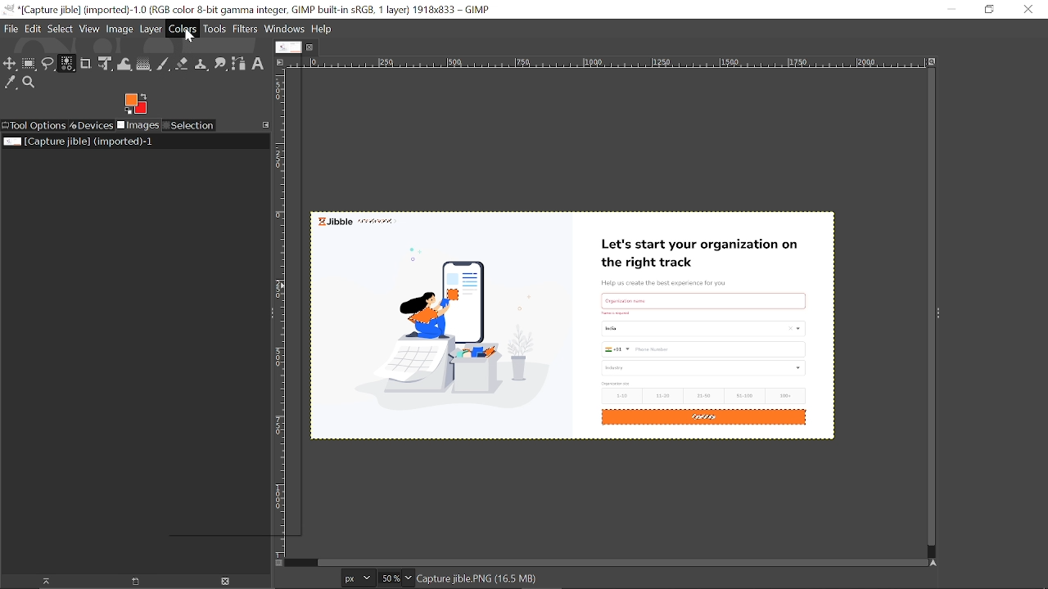  What do you see at coordinates (227, 582) in the screenshot?
I see `Delete image` at bounding box center [227, 582].